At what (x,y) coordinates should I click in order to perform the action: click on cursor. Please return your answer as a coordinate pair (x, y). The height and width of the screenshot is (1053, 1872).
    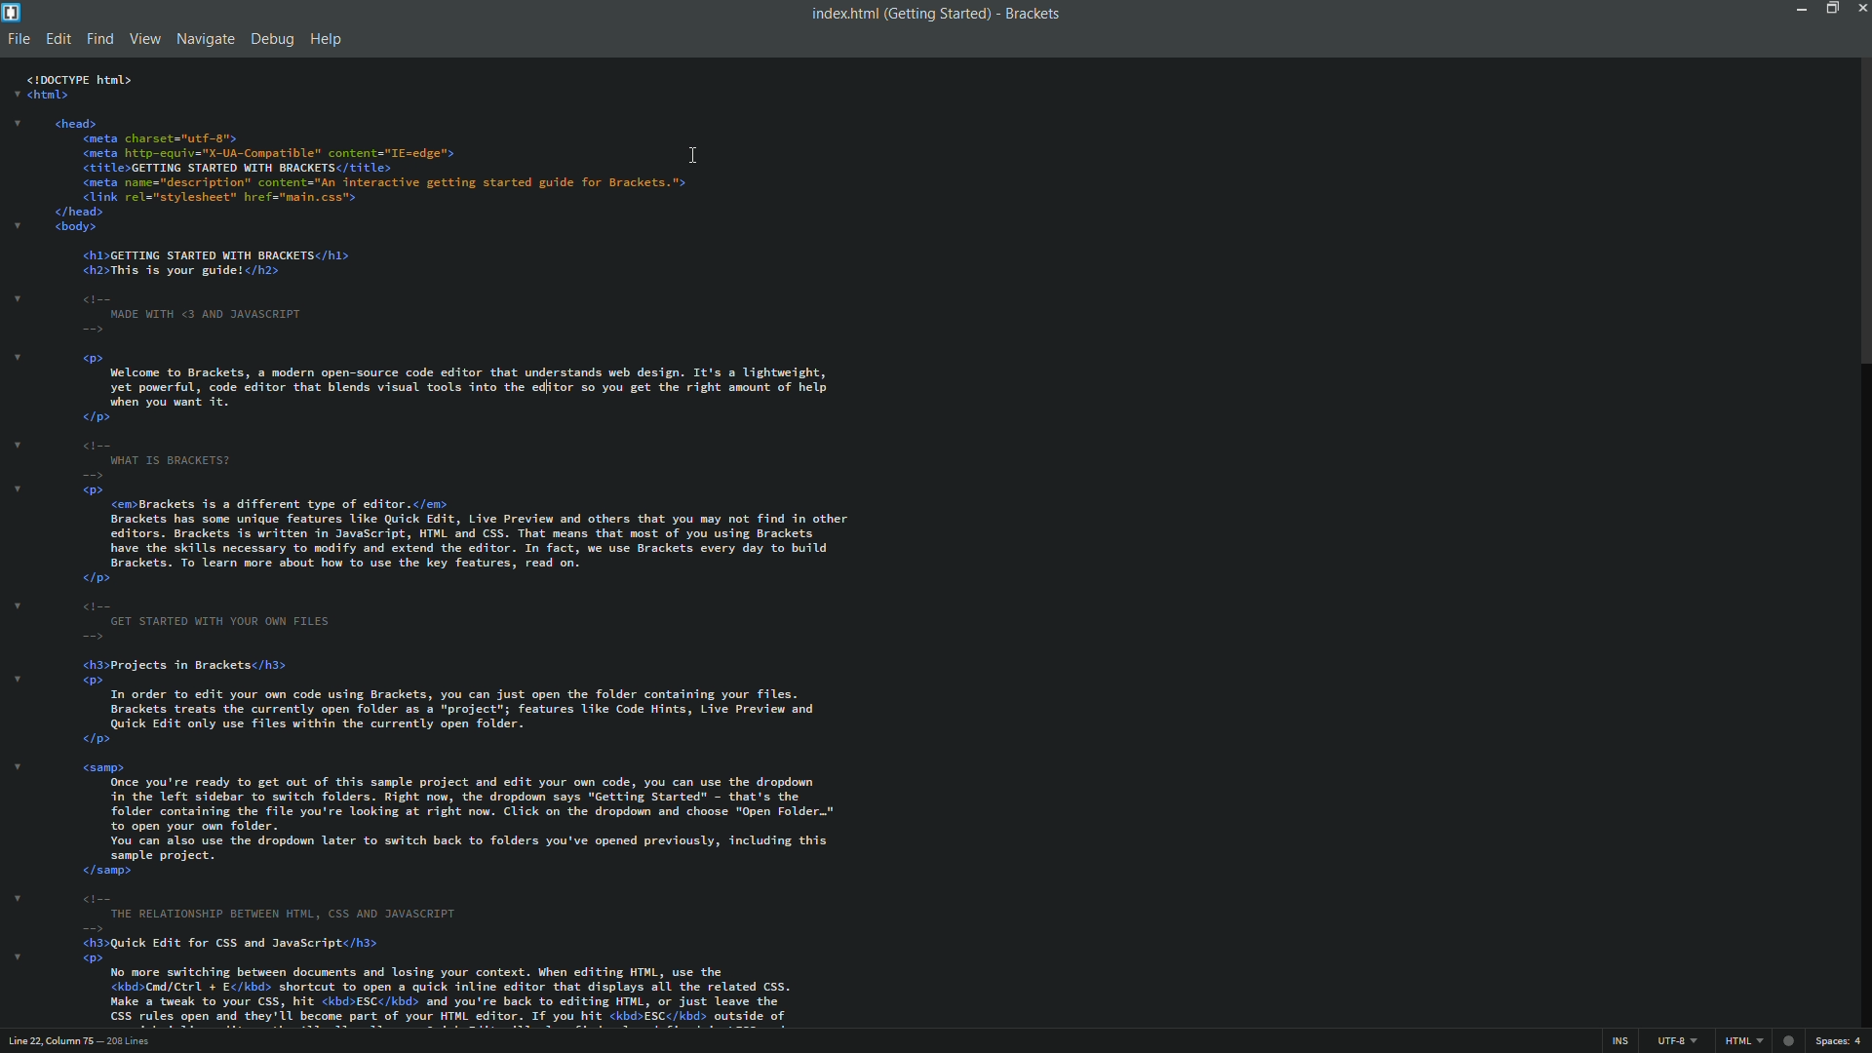
    Looking at the image, I should click on (699, 156).